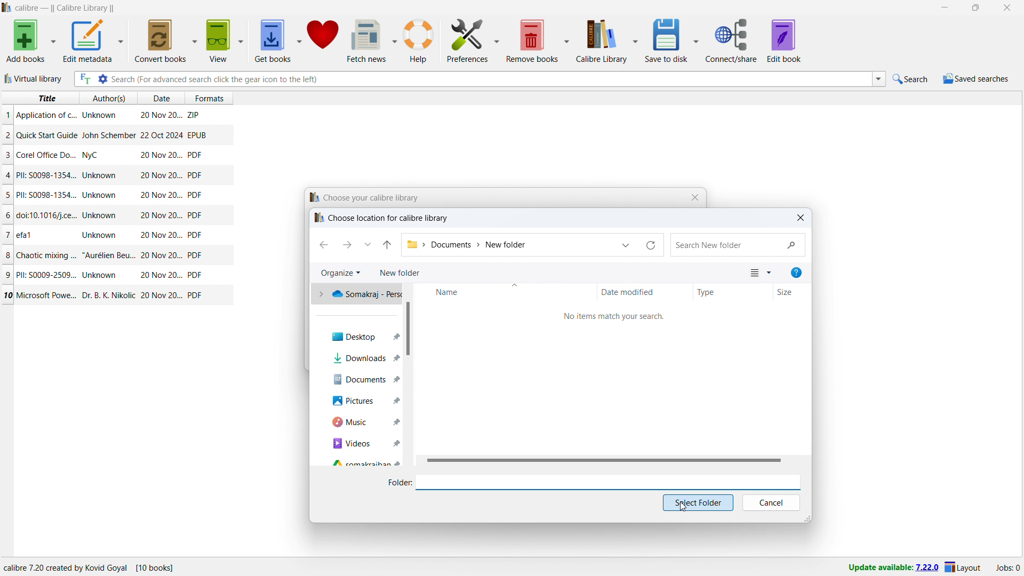  Describe the element at coordinates (691, 198) in the screenshot. I see `Close` at that location.